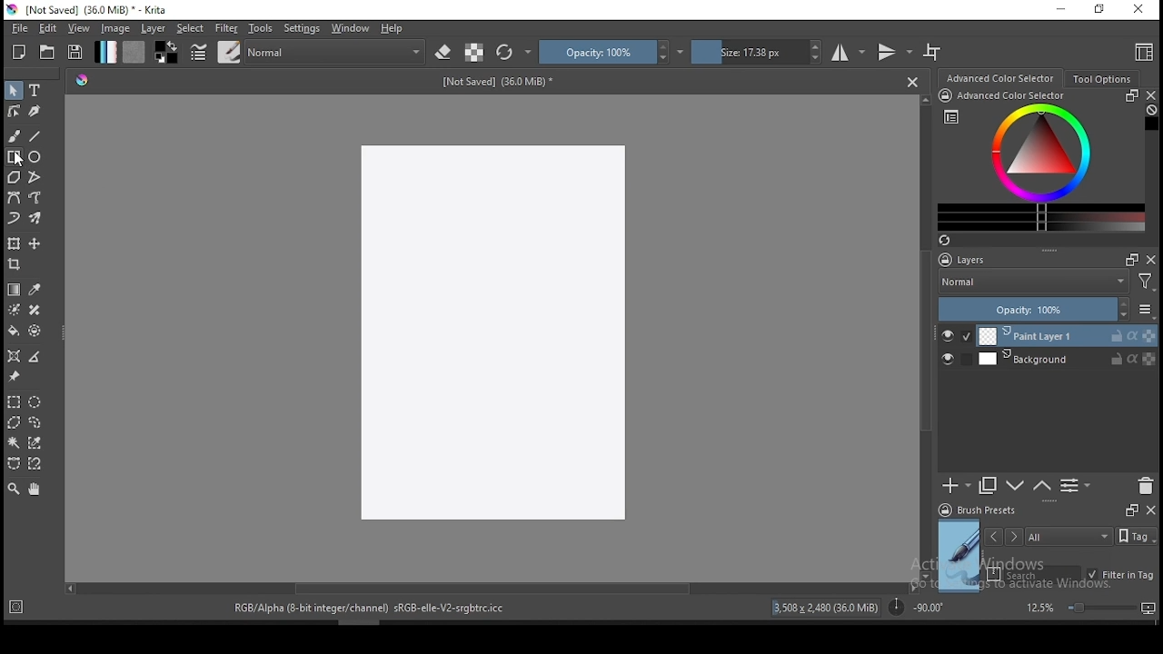  I want to click on layers, so click(968, 261).